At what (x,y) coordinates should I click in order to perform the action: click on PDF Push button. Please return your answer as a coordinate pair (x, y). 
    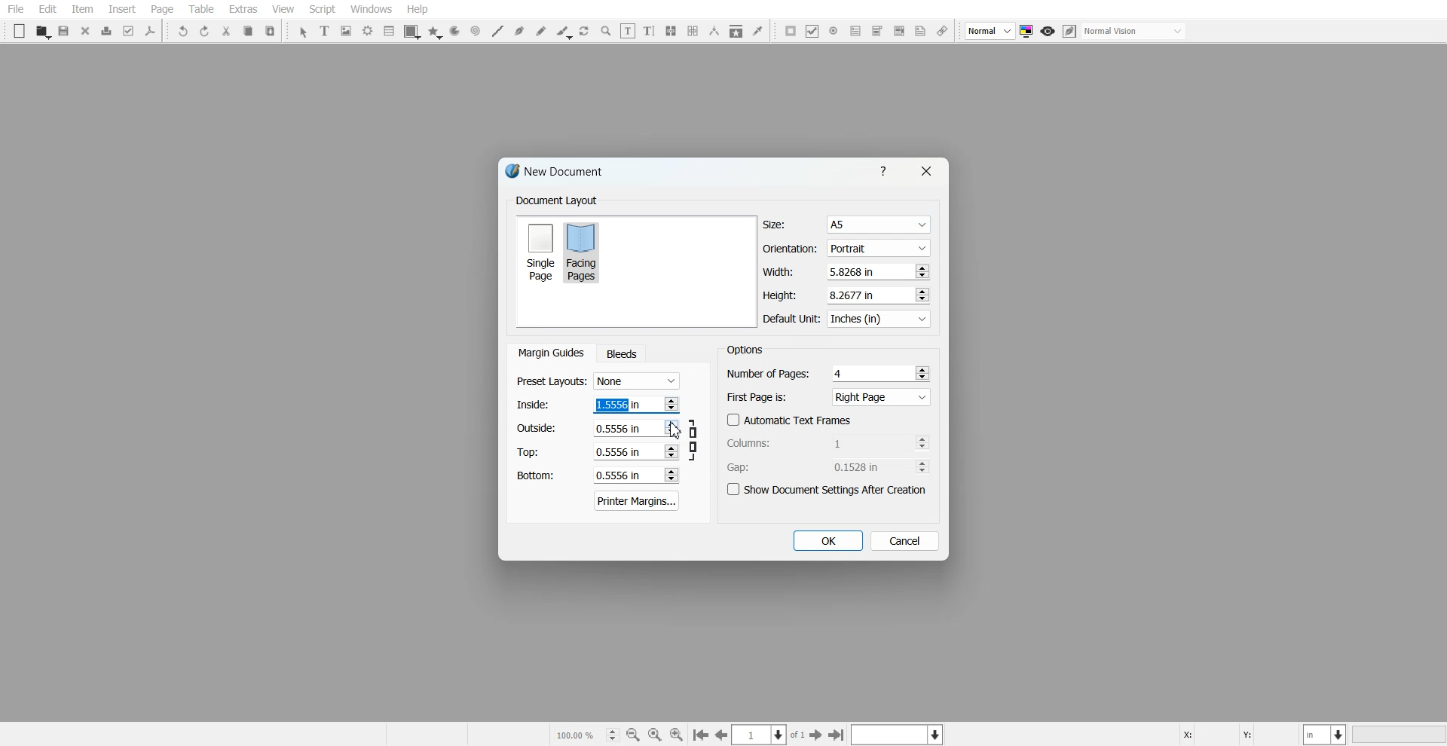
    Looking at the image, I should click on (791, 30).